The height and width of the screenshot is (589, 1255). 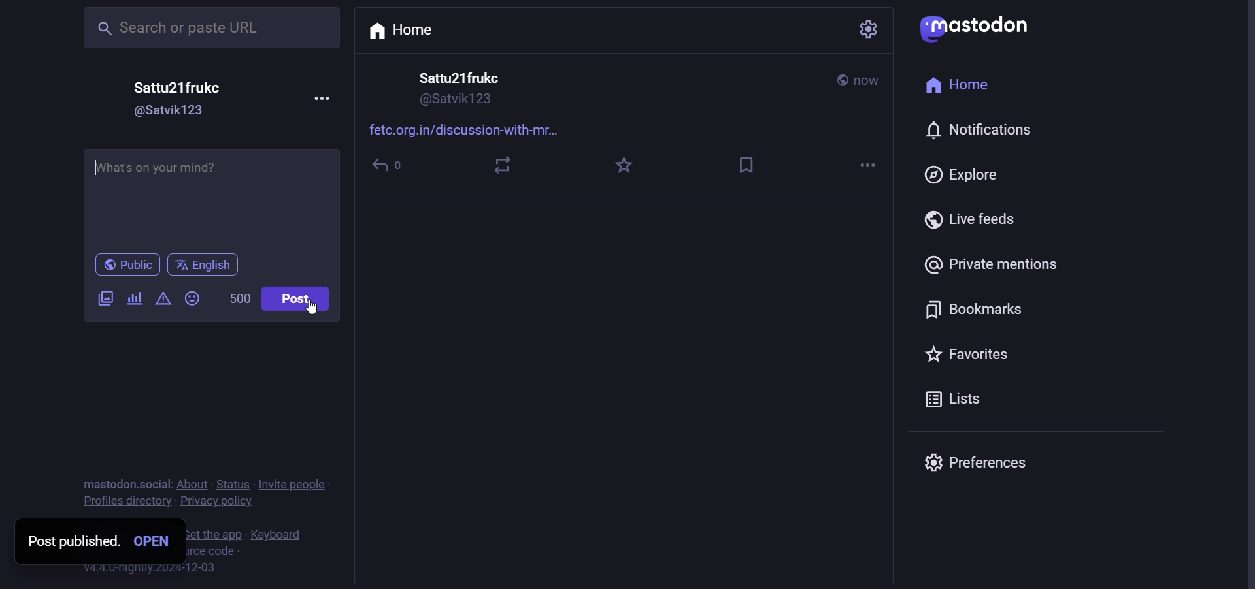 What do you see at coordinates (873, 164) in the screenshot?
I see `more` at bounding box center [873, 164].